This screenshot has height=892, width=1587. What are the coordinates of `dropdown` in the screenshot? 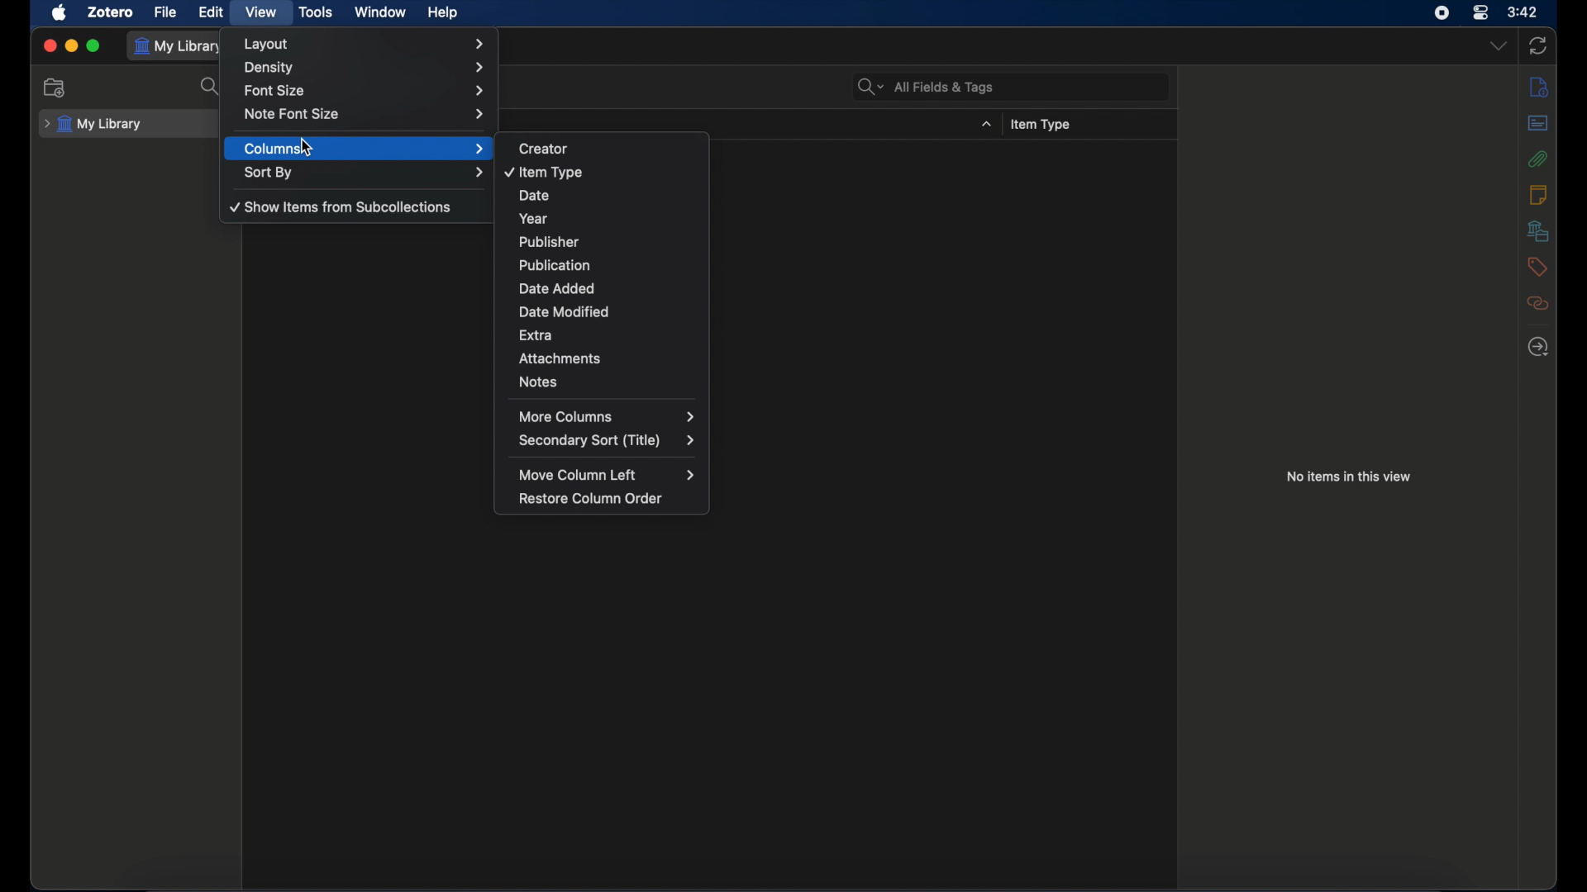 It's located at (1499, 45).